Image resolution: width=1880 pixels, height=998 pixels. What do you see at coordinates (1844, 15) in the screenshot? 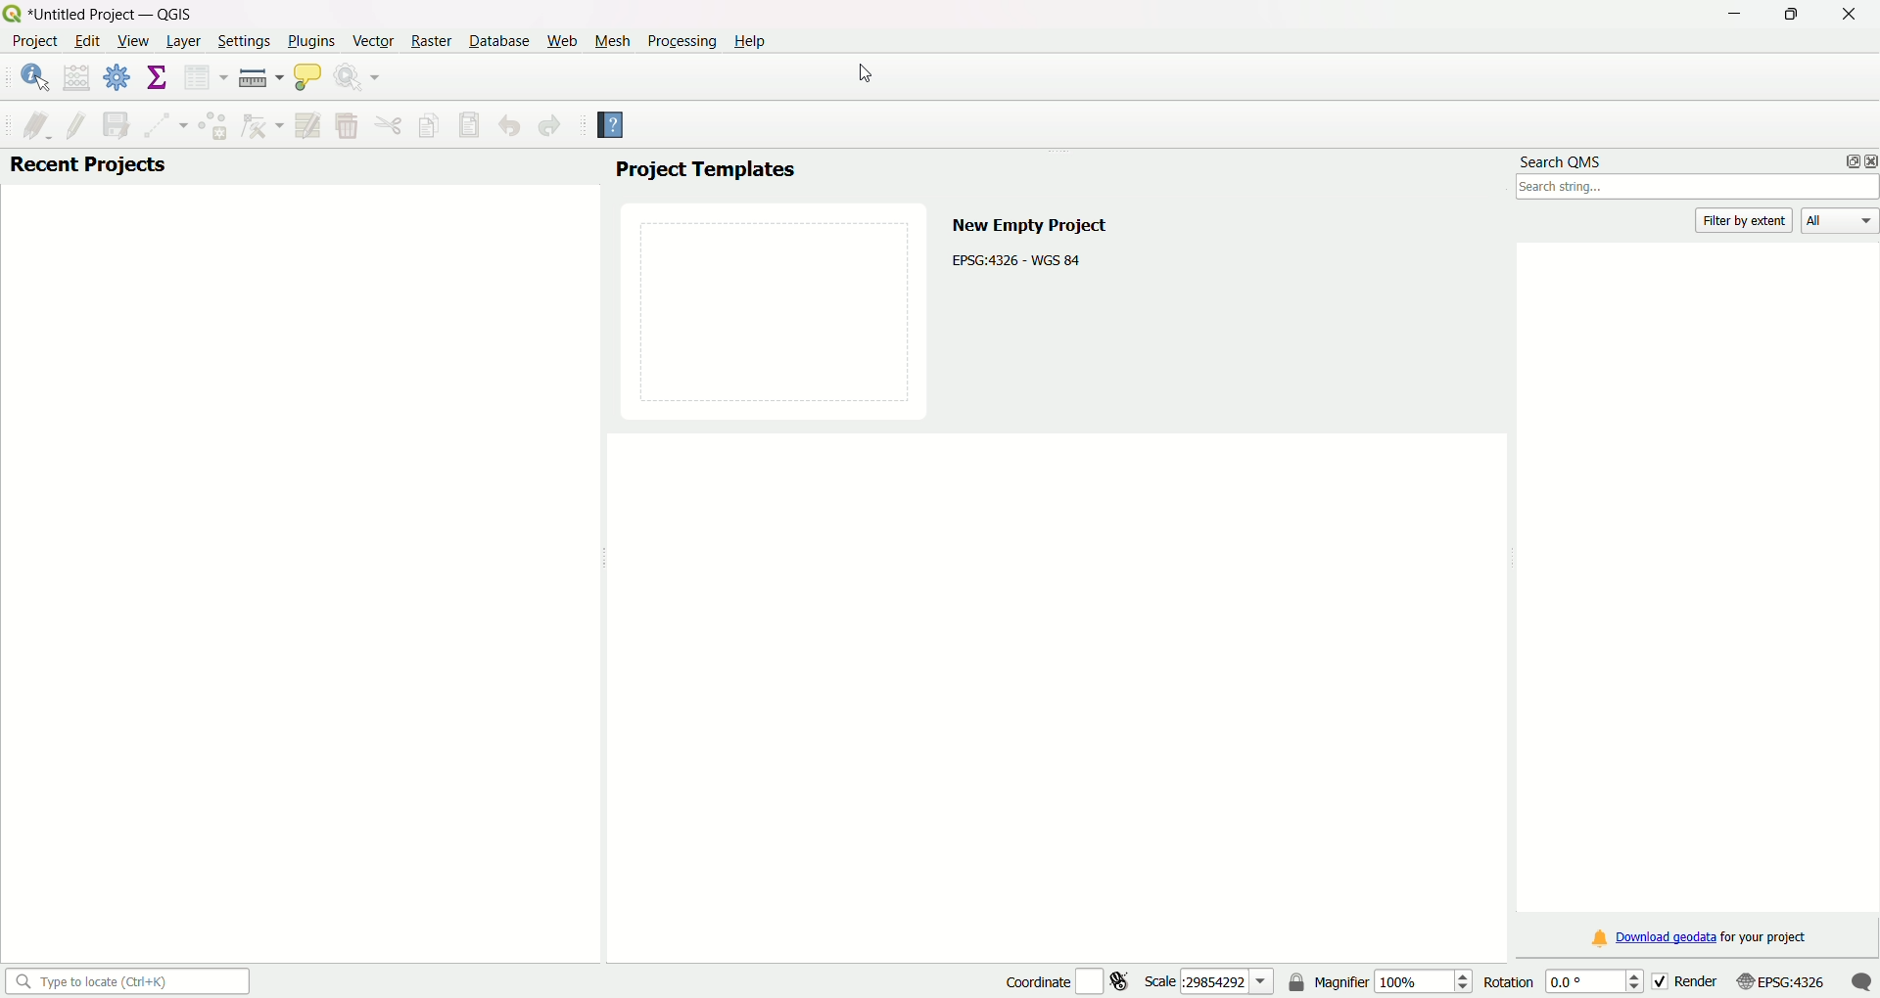
I see `Close` at bounding box center [1844, 15].